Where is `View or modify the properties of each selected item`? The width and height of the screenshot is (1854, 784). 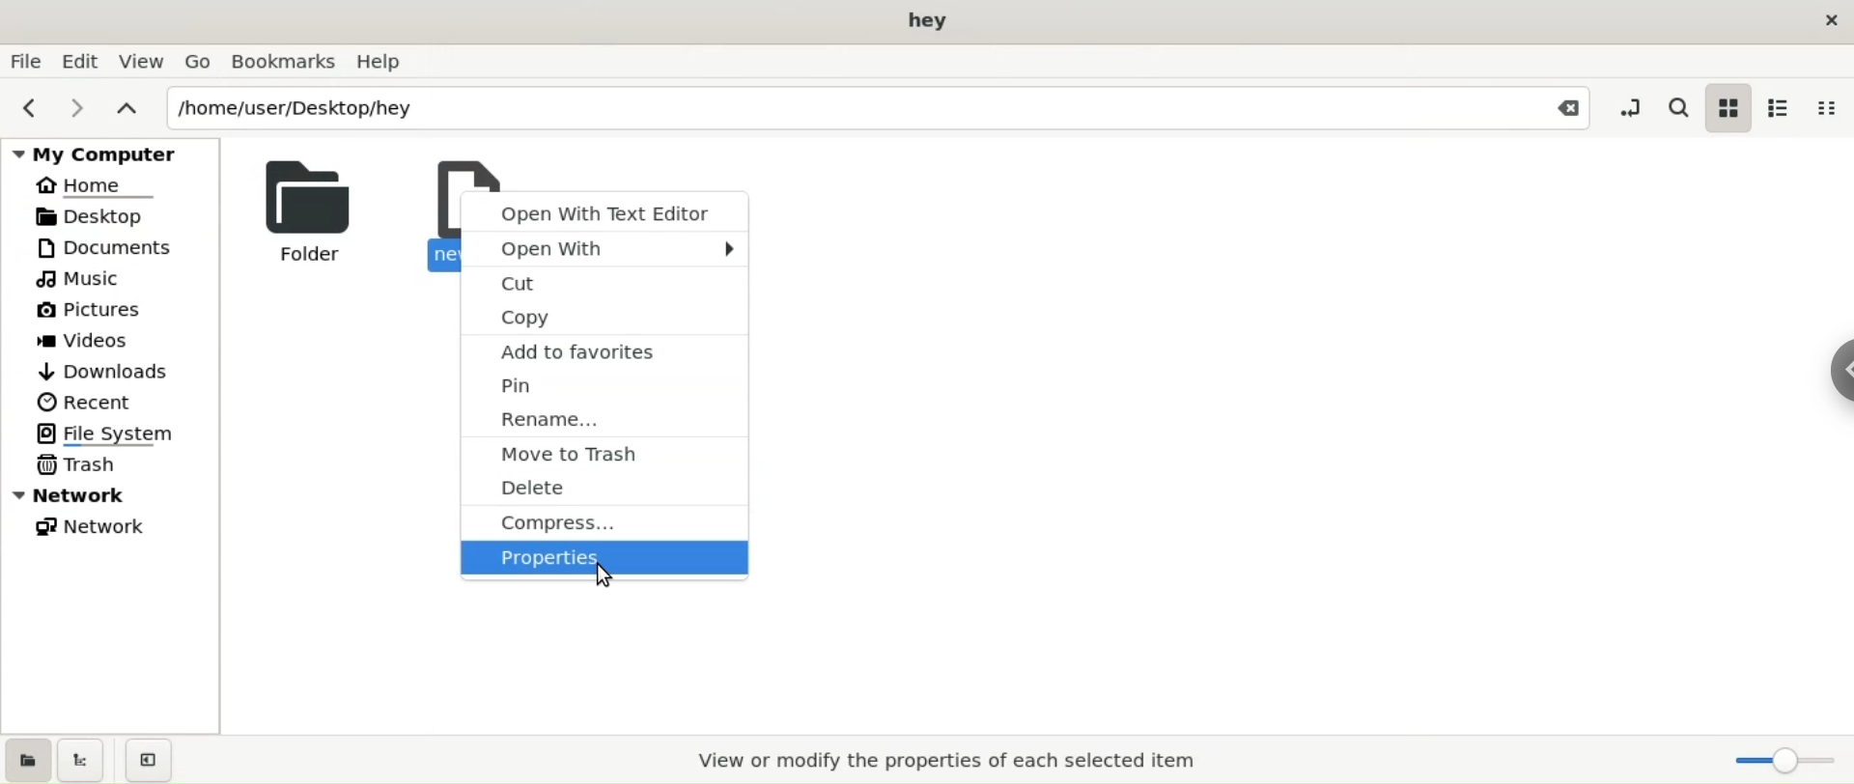 View or modify the properties of each selected item is located at coordinates (953, 762).